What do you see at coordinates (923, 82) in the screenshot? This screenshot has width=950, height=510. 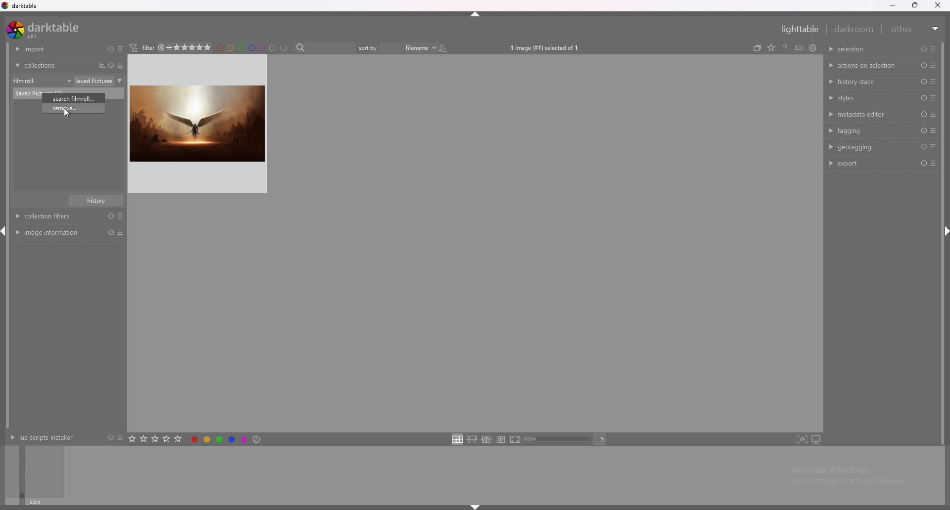 I see `preset` at bounding box center [923, 82].